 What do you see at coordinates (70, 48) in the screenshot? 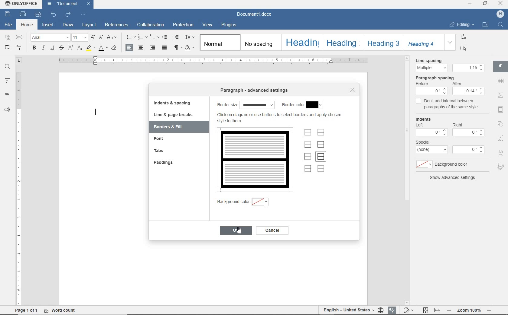
I see `superscript` at bounding box center [70, 48].